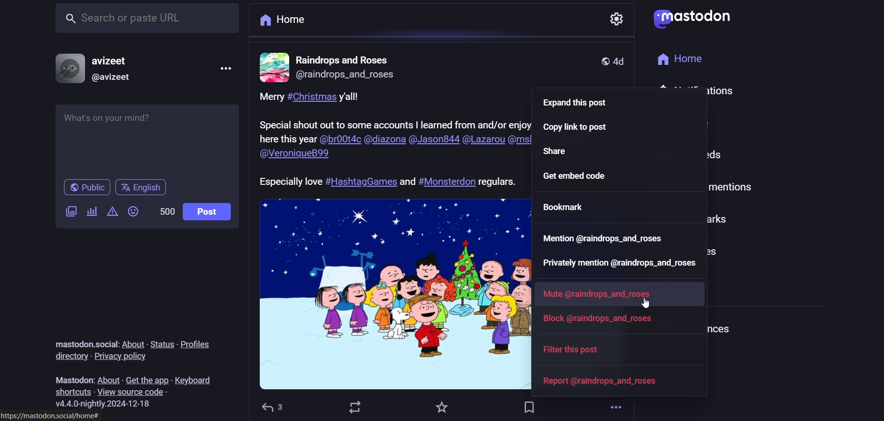 The height and width of the screenshot is (421, 884). What do you see at coordinates (287, 140) in the screenshot?
I see `here this year` at bounding box center [287, 140].